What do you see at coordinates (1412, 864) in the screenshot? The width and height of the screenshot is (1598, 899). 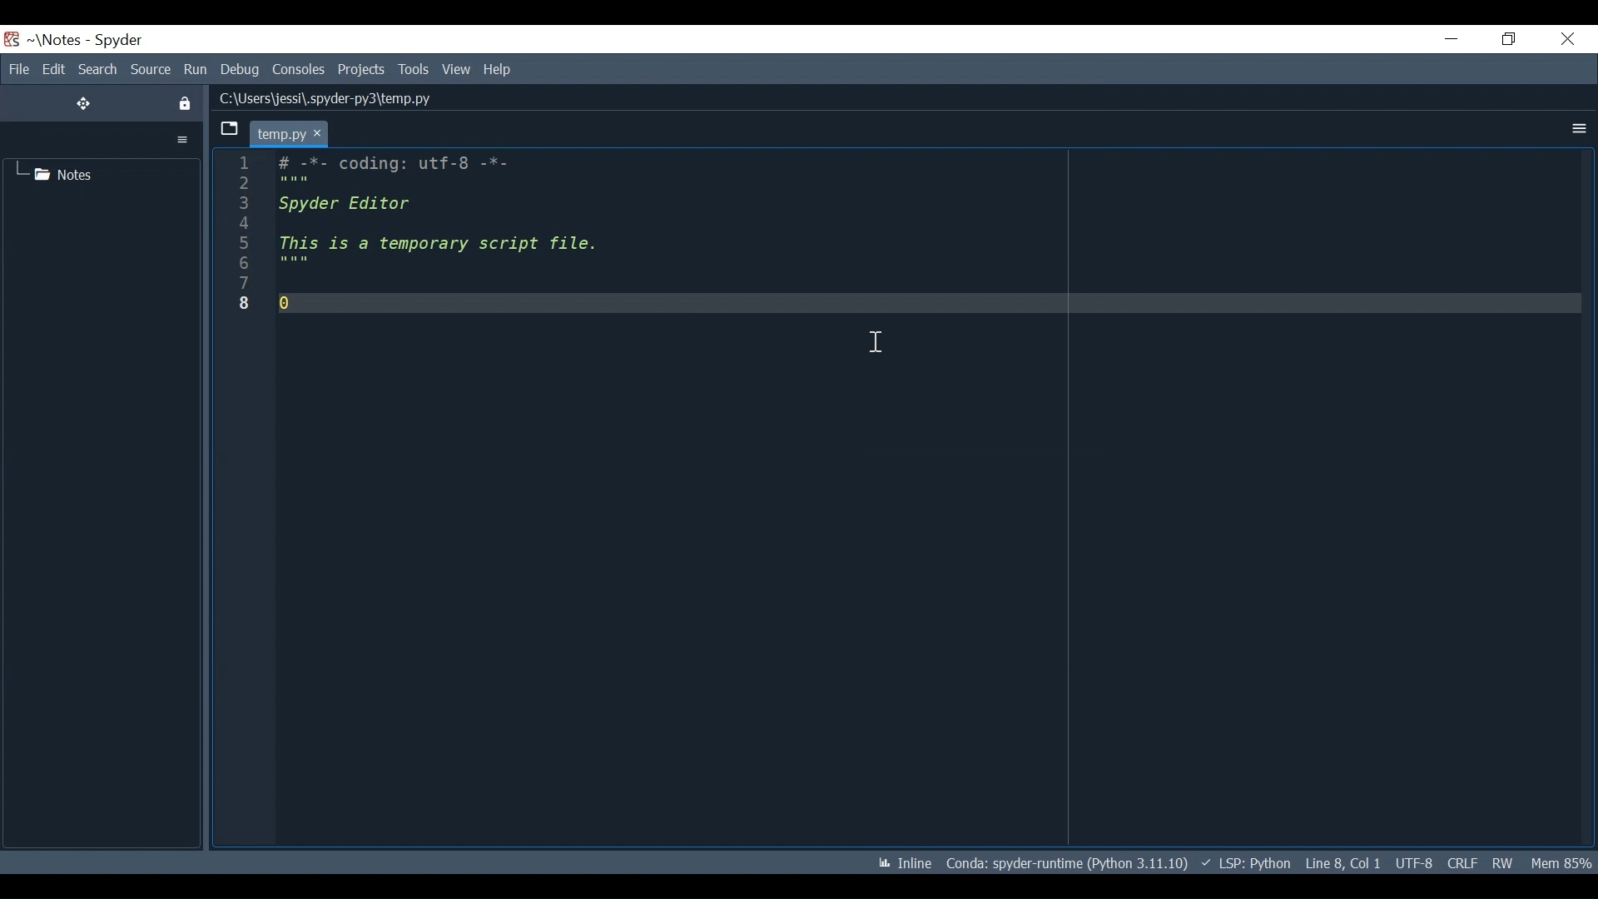 I see `UTF-8` at bounding box center [1412, 864].